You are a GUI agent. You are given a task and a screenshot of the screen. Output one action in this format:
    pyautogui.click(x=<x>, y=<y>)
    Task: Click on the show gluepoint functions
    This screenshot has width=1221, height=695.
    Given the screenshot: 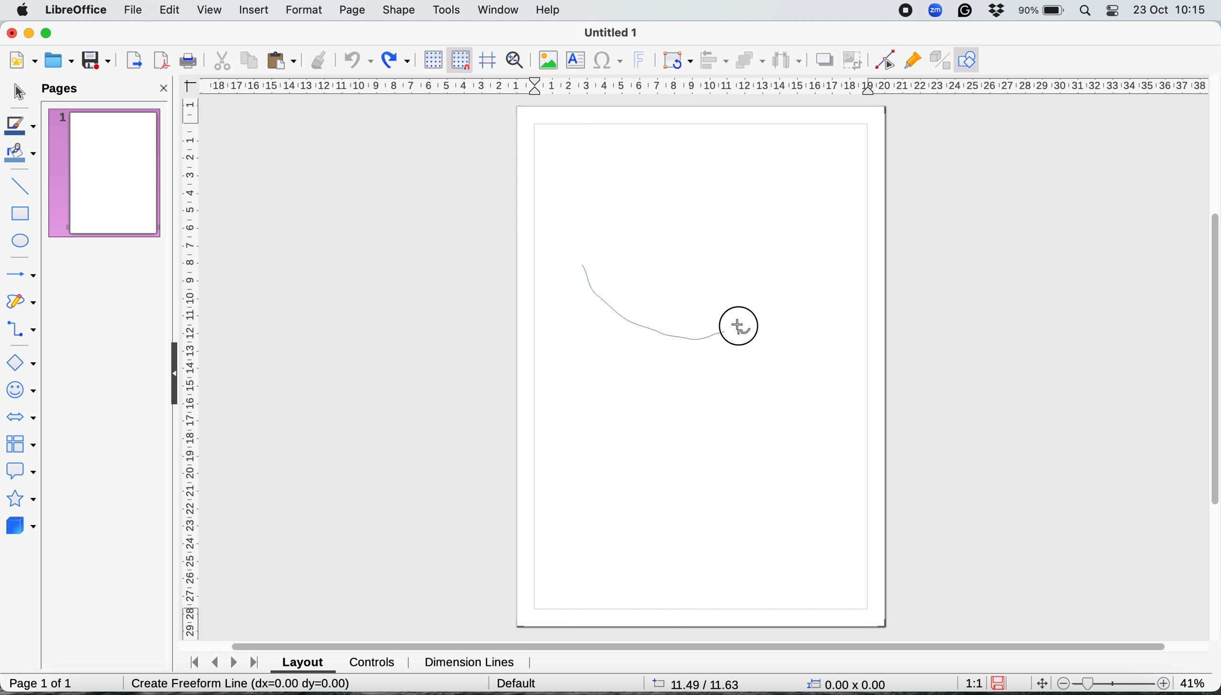 What is the action you would take?
    pyautogui.click(x=912, y=59)
    